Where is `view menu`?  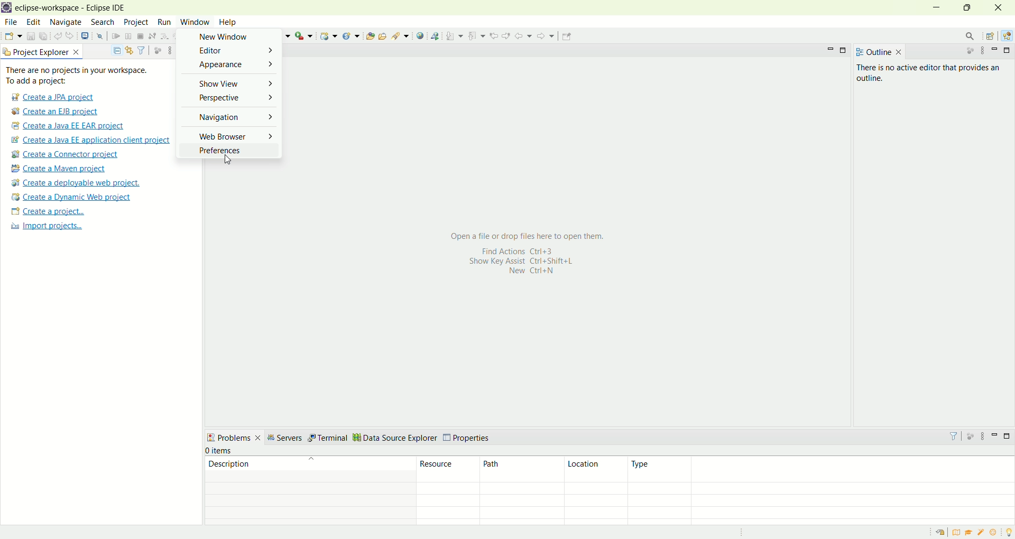
view menu is located at coordinates (169, 50).